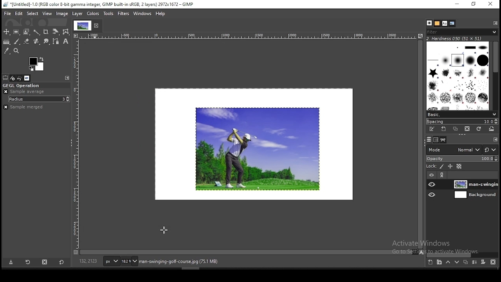  What do you see at coordinates (442, 166) in the screenshot?
I see `lock pixels` at bounding box center [442, 166].